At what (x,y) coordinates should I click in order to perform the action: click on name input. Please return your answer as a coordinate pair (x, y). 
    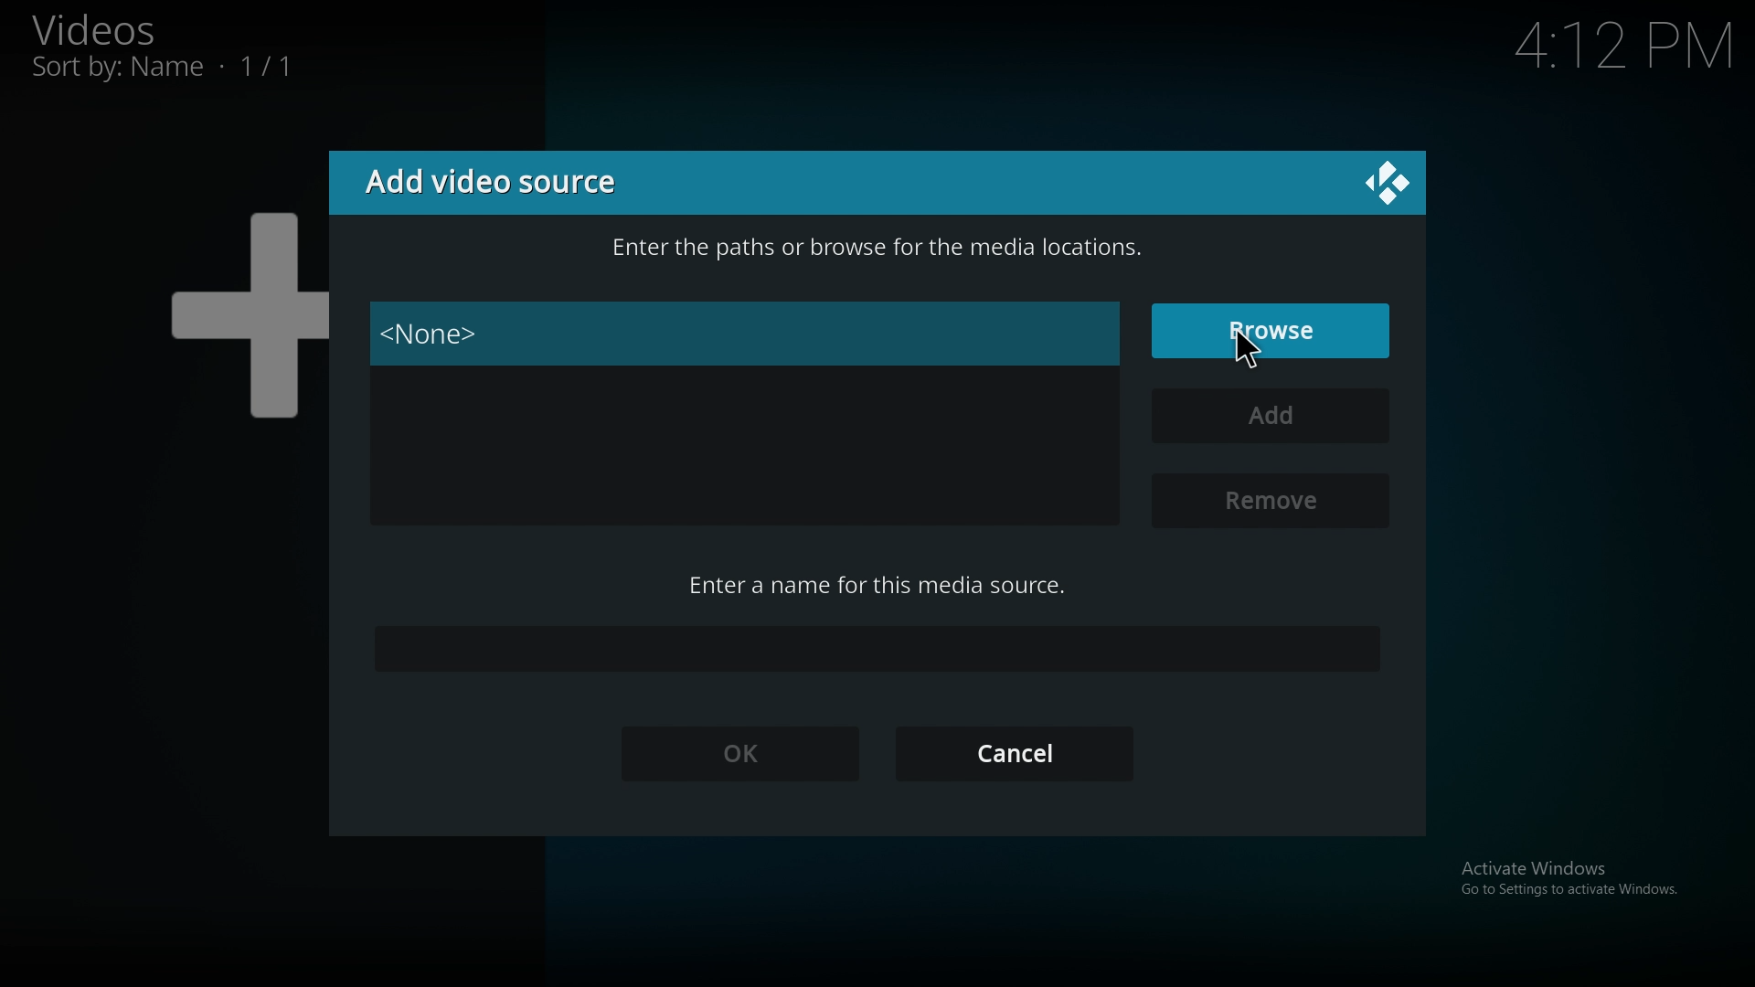
    Looking at the image, I should click on (877, 650).